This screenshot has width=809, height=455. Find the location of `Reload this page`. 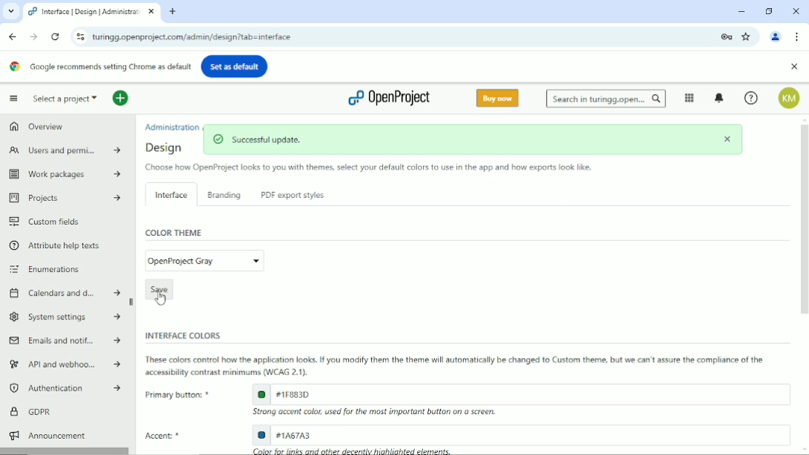

Reload this page is located at coordinates (55, 37).